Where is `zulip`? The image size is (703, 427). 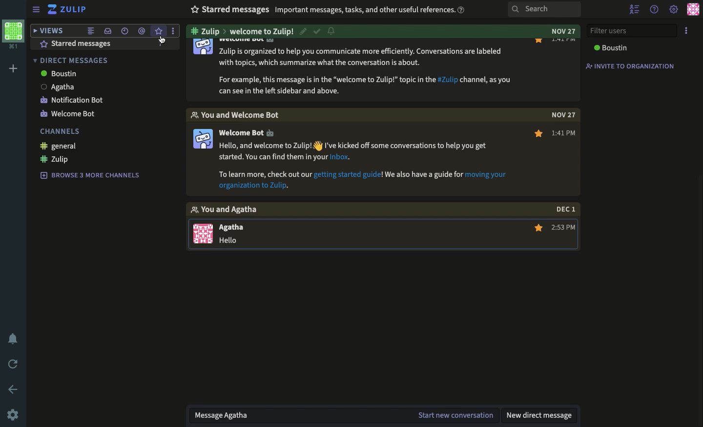
zulip is located at coordinates (53, 160).